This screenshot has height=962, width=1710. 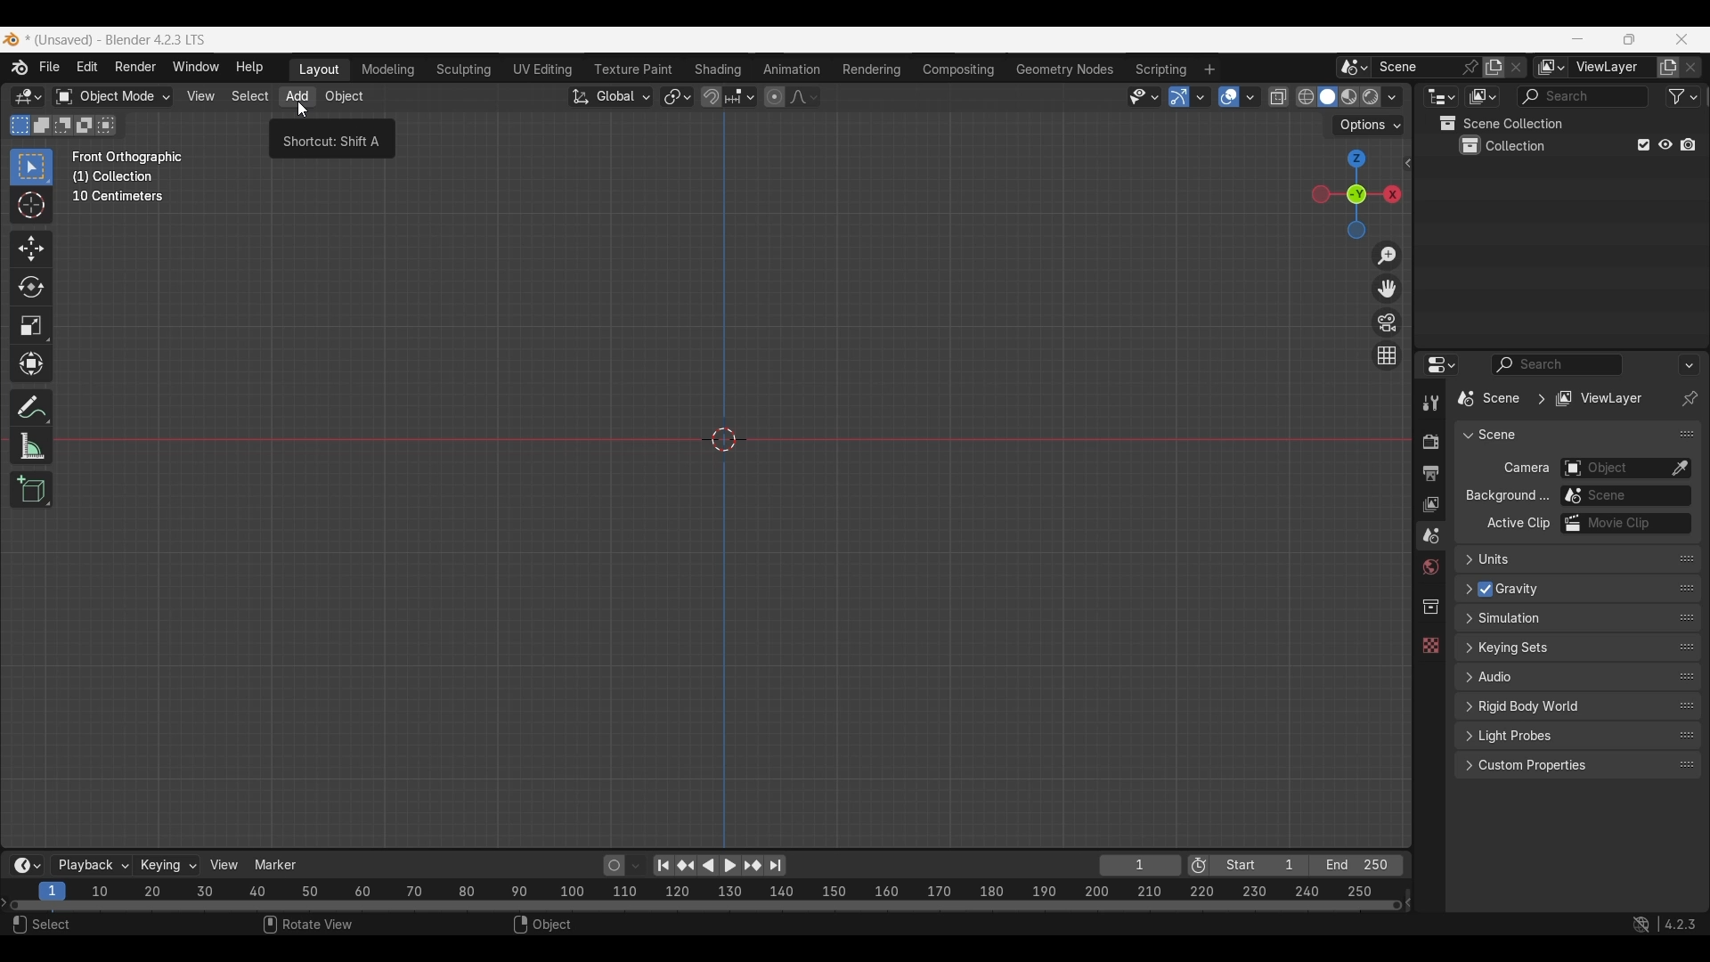 I want to click on Pin scene to workspace, so click(x=1427, y=67).